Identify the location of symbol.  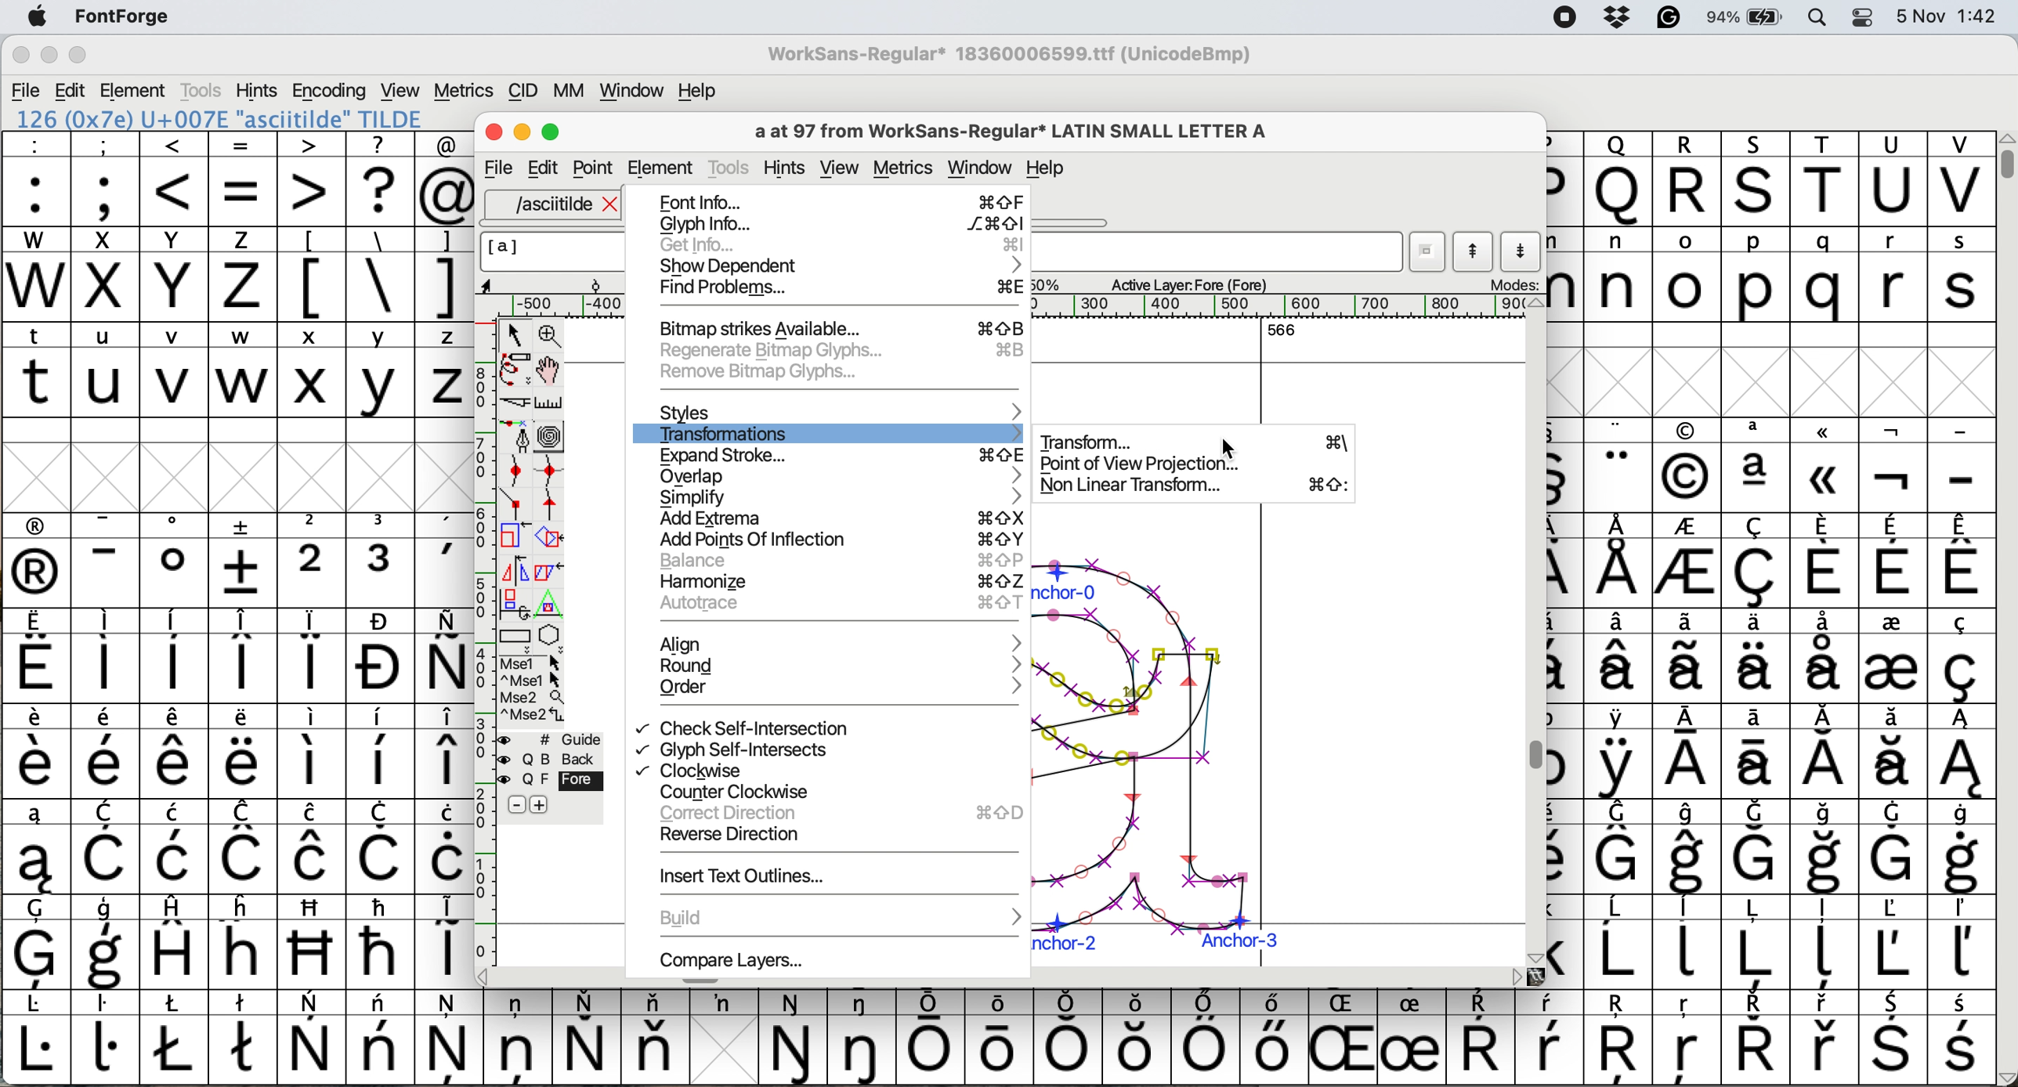
(1271, 1036).